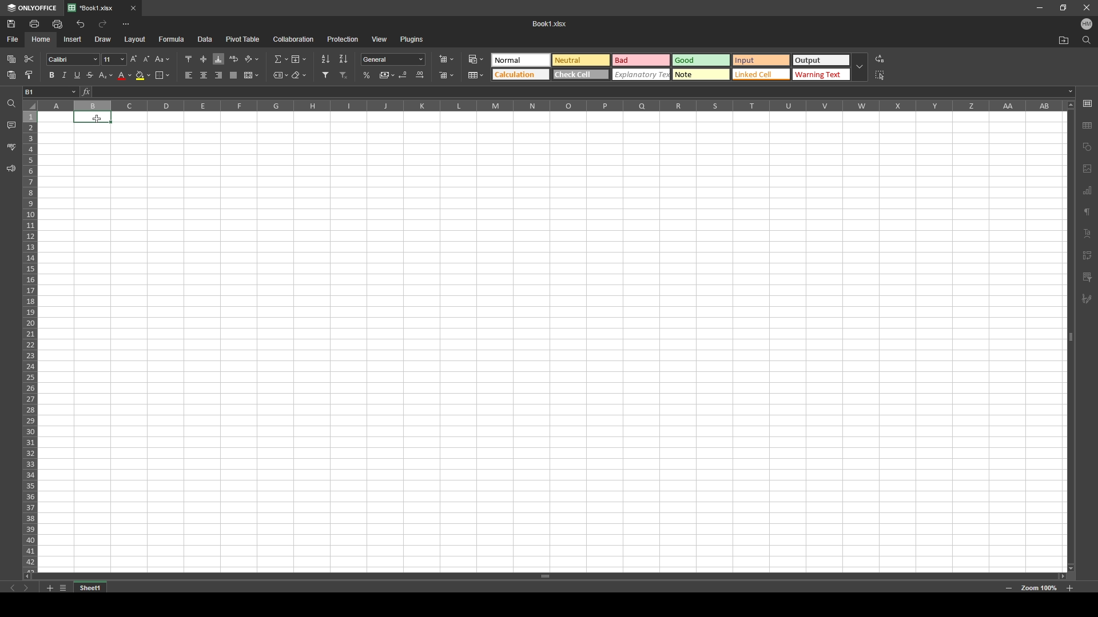  I want to click on Input, so click(762, 60).